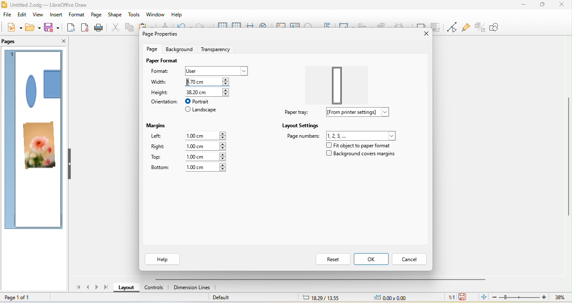 This screenshot has height=303, width=572. I want to click on undo, so click(186, 26).